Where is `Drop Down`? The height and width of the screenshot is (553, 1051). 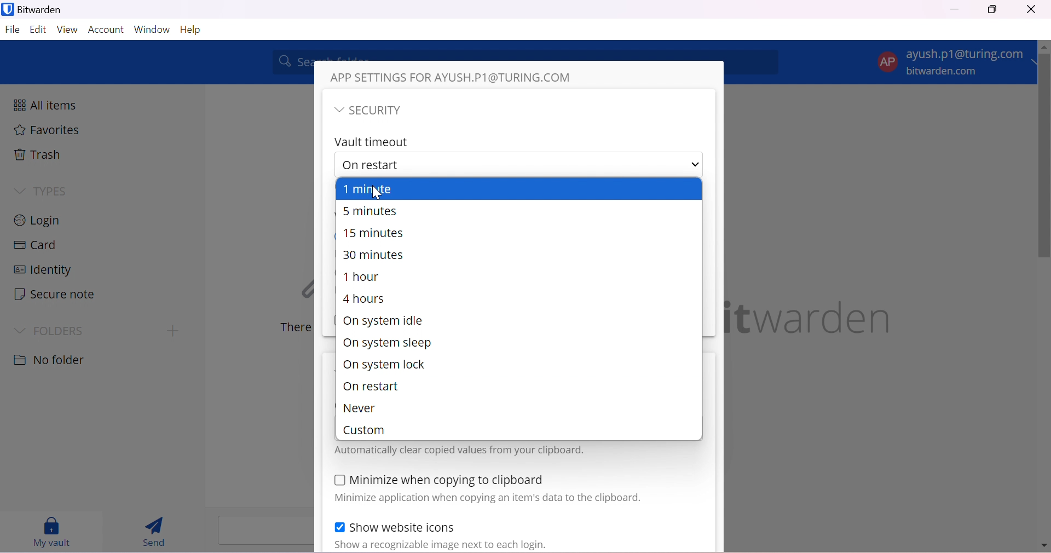
Drop Down is located at coordinates (19, 191).